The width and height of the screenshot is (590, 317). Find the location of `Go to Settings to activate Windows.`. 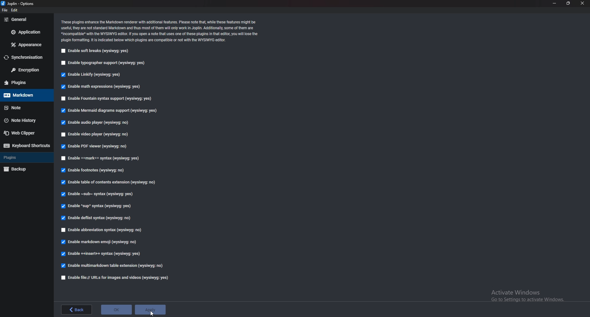

Go to Settings to activate Windows. is located at coordinates (526, 300).